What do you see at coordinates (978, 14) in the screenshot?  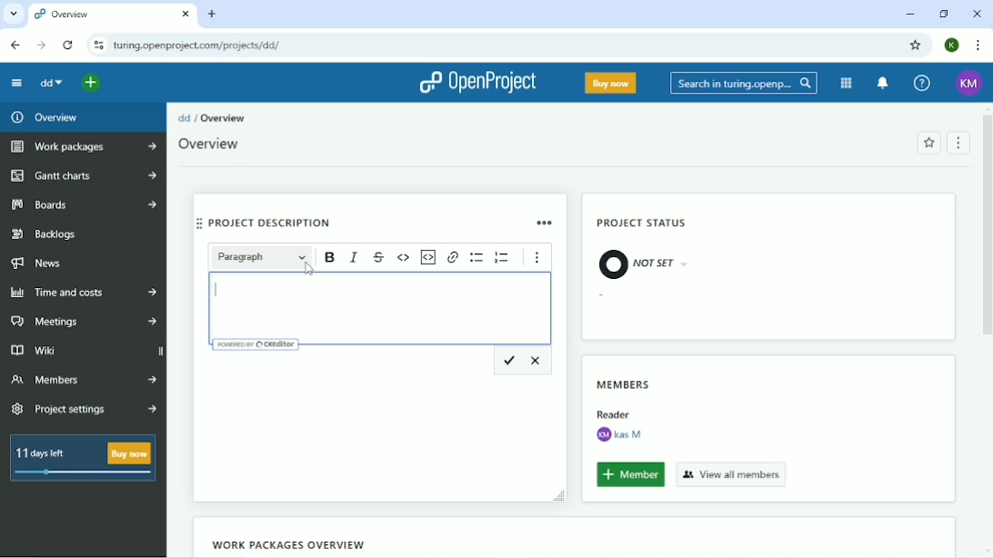 I see `Close` at bounding box center [978, 14].